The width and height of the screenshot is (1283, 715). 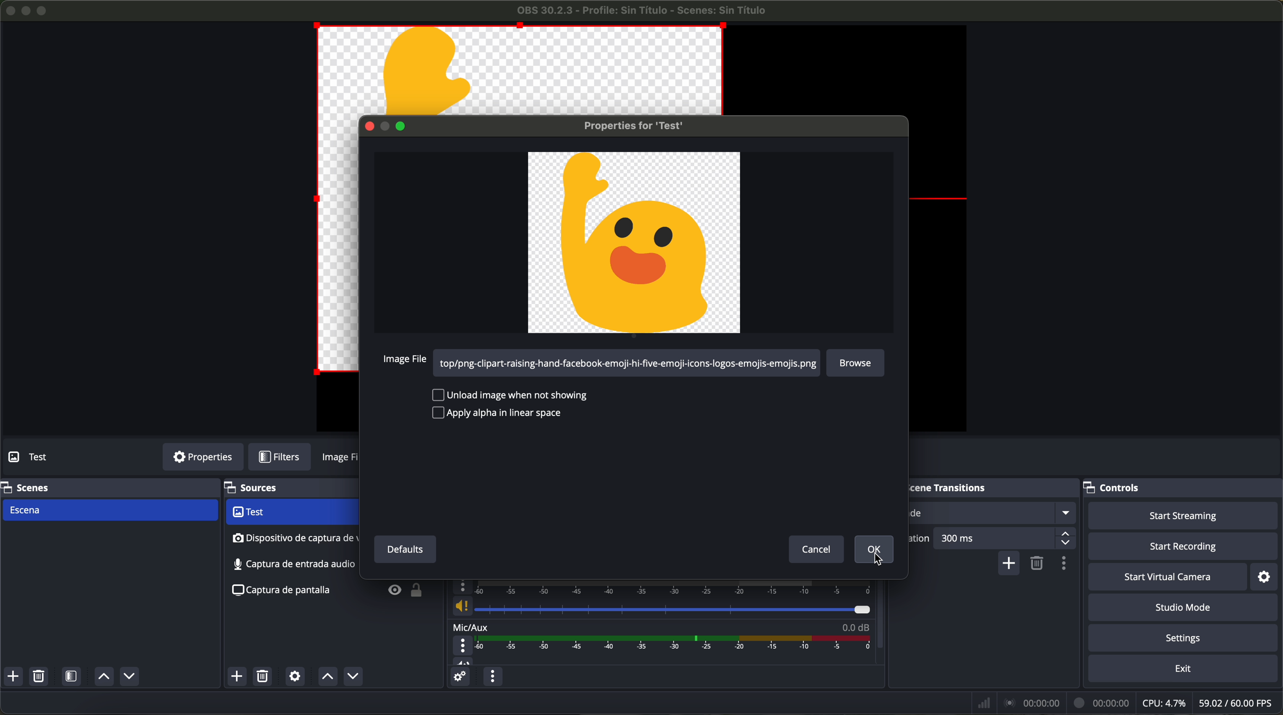 I want to click on transition properties, so click(x=1066, y=565).